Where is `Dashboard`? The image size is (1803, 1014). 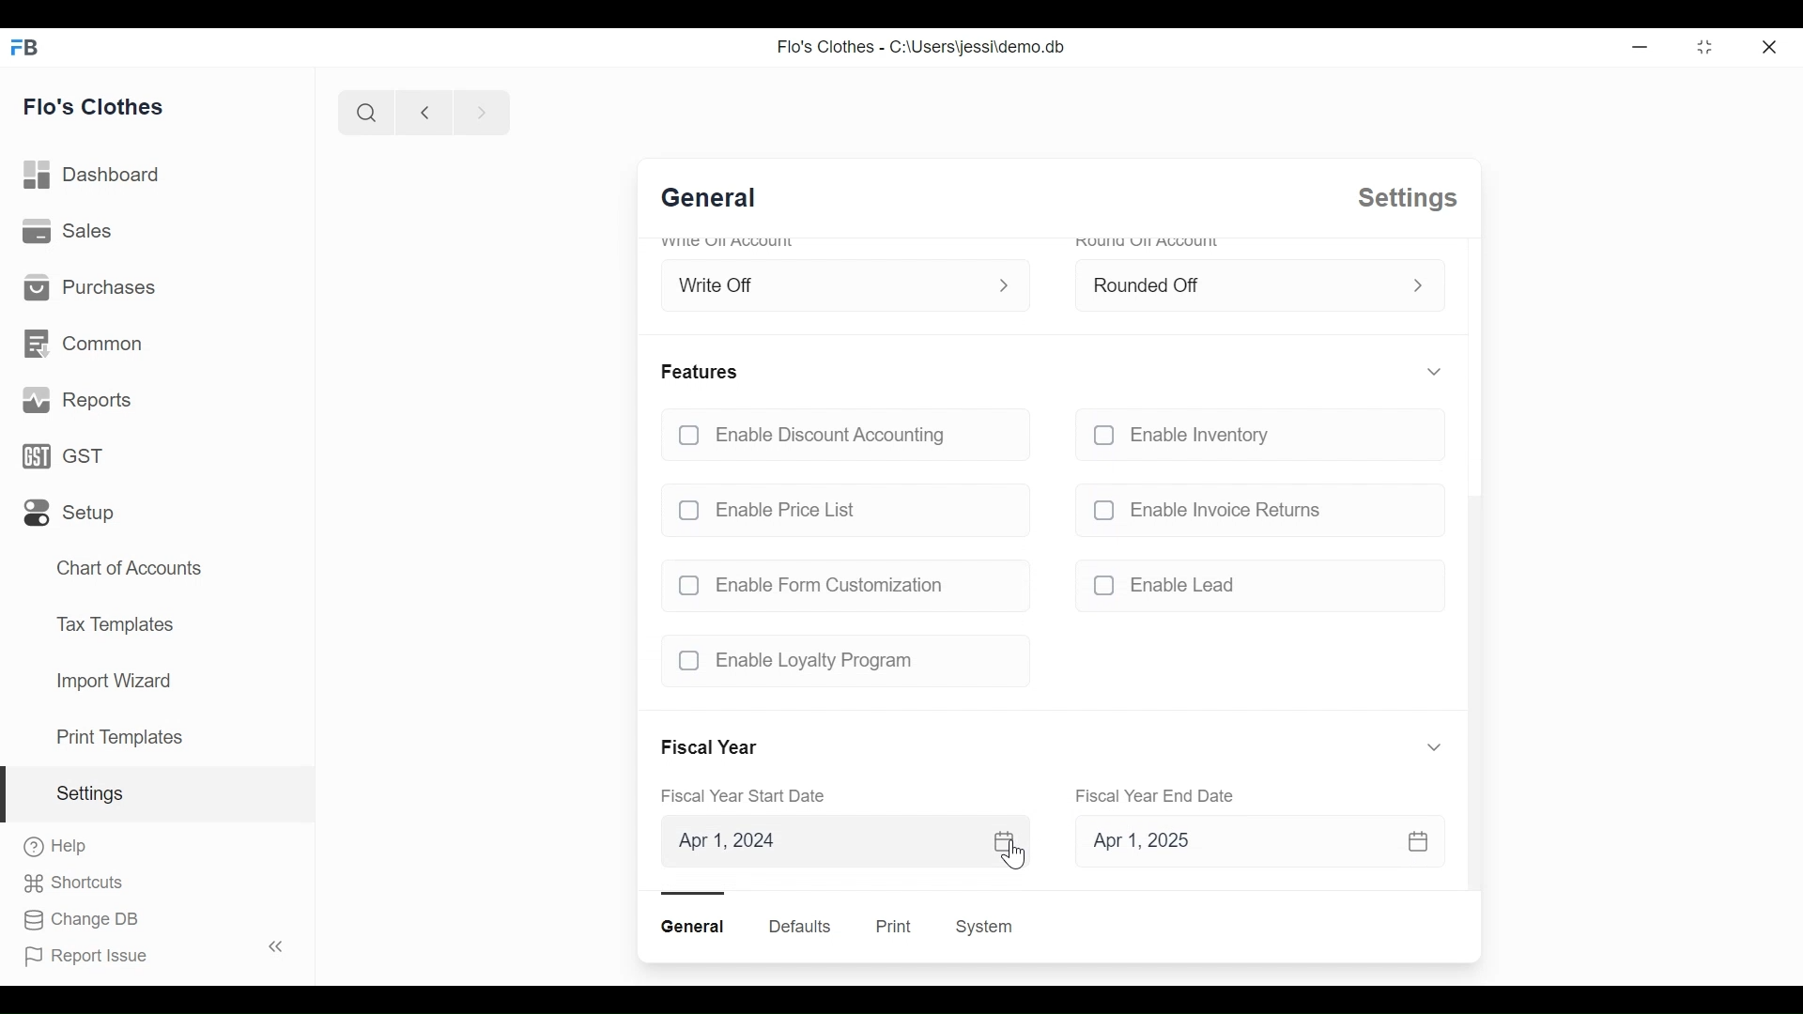 Dashboard is located at coordinates (92, 176).